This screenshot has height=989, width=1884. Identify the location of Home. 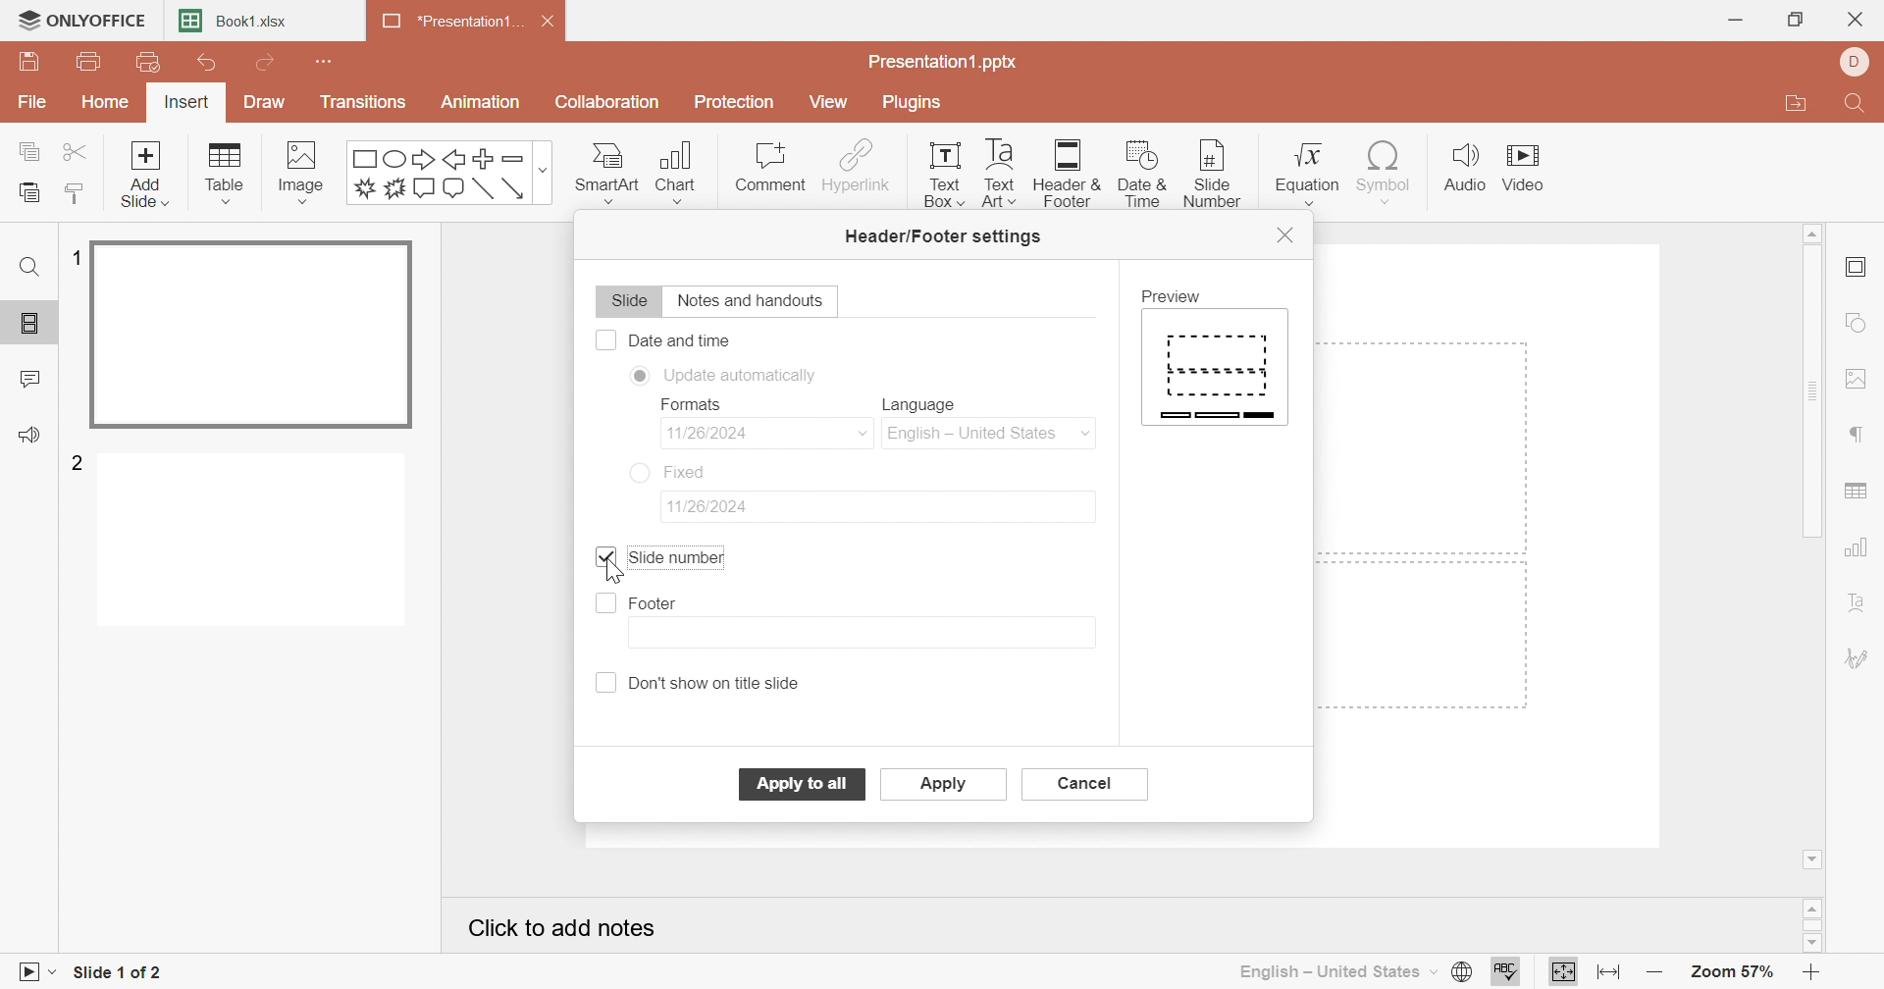
(109, 101).